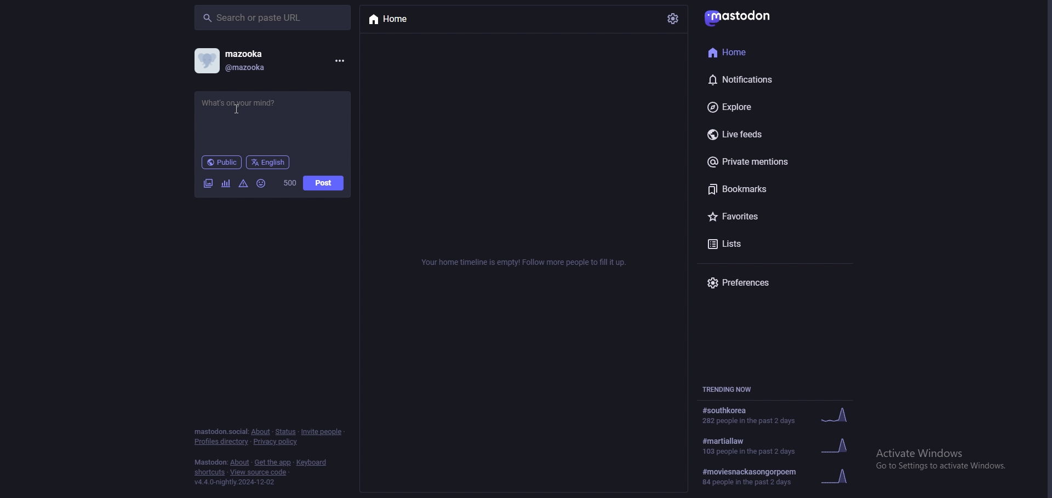 This screenshot has width=1052, height=498. Describe the element at coordinates (210, 462) in the screenshot. I see `mastodon` at that location.